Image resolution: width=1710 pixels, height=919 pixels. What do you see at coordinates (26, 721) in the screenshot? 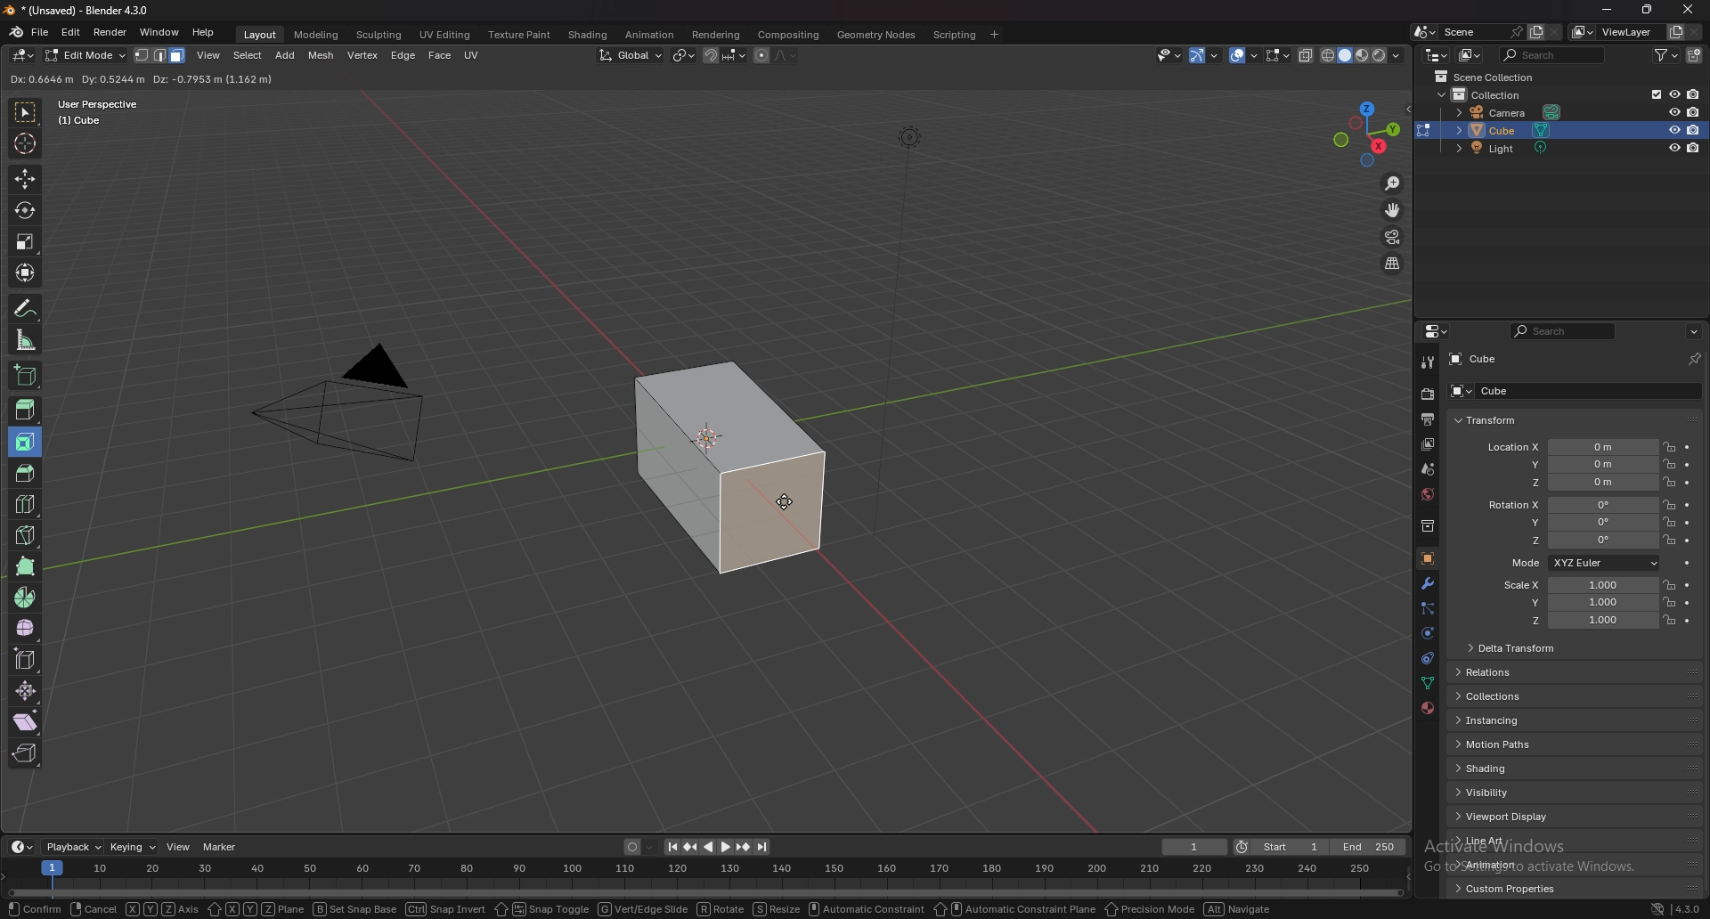
I see `shear` at bounding box center [26, 721].